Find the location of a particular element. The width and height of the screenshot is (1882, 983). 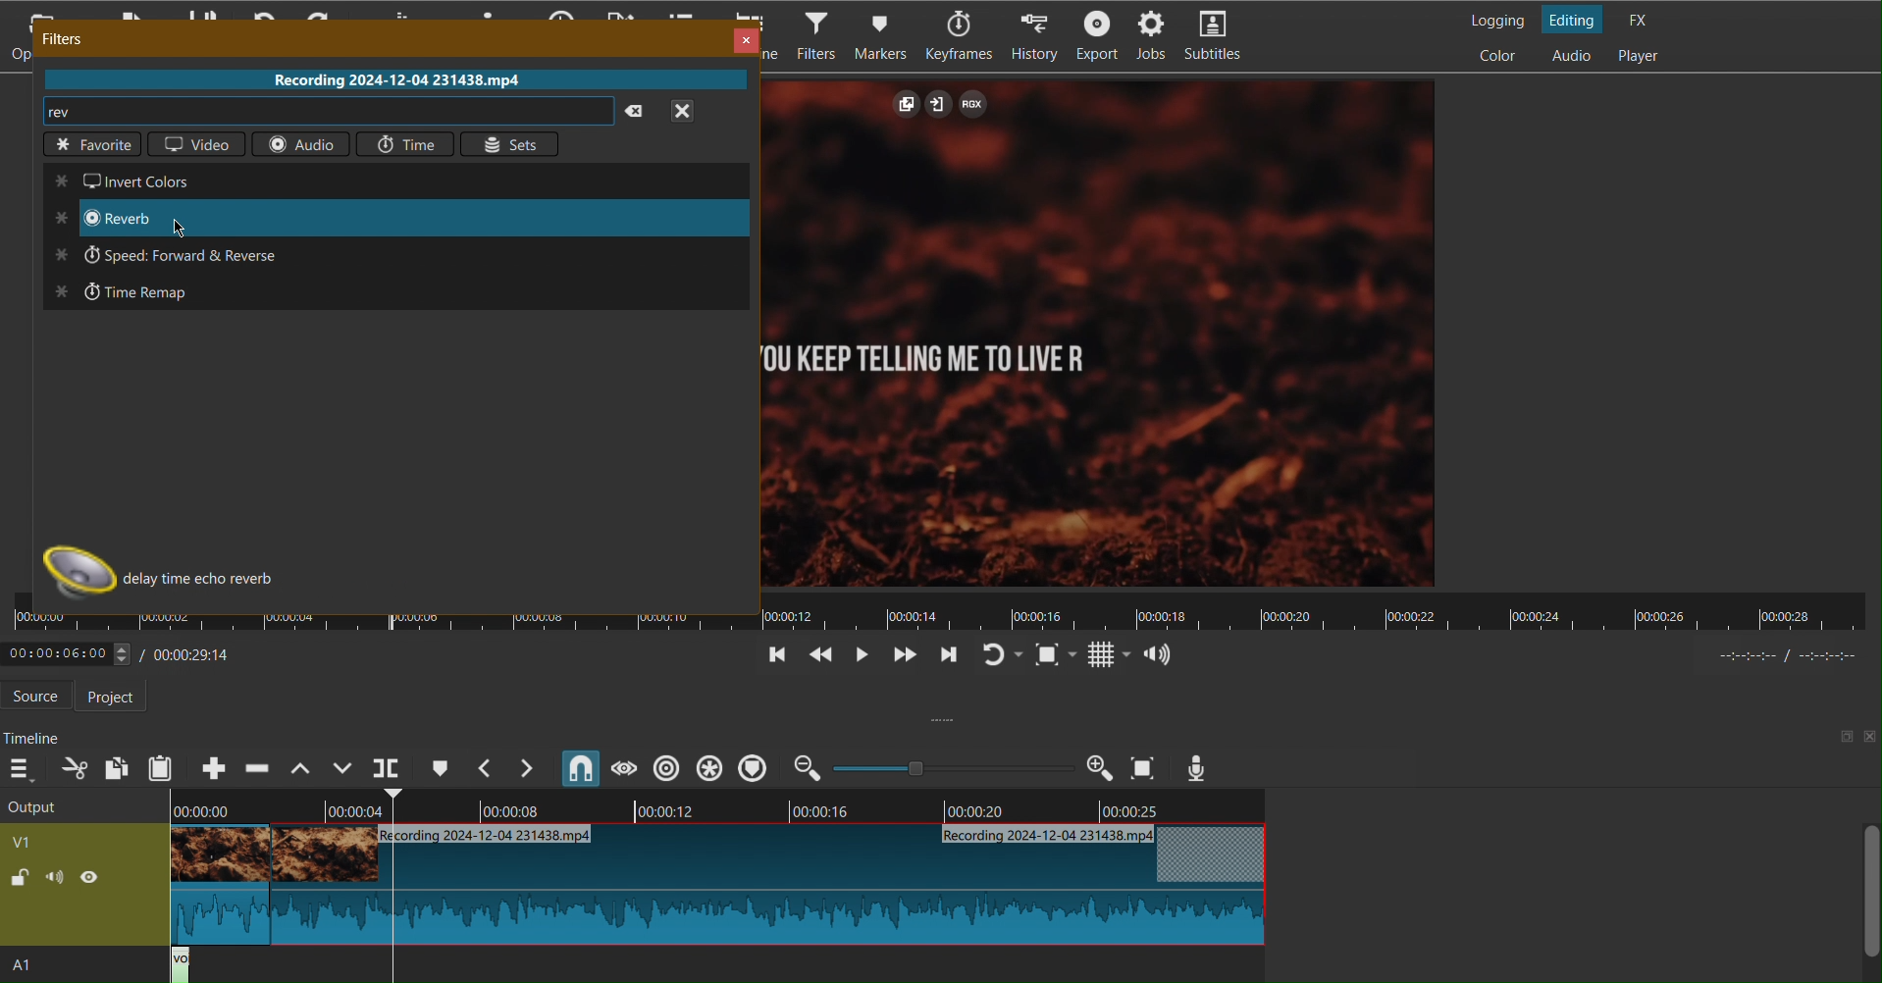

Logging is located at coordinates (1496, 17).